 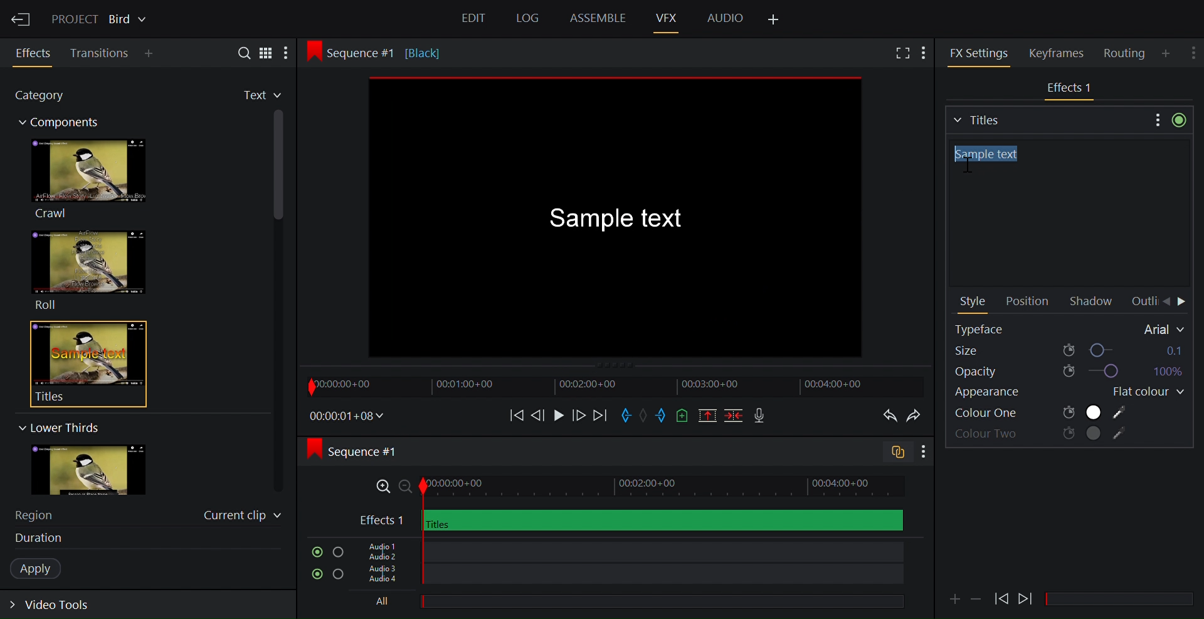 What do you see at coordinates (1067, 372) in the screenshot?
I see `Opacity` at bounding box center [1067, 372].